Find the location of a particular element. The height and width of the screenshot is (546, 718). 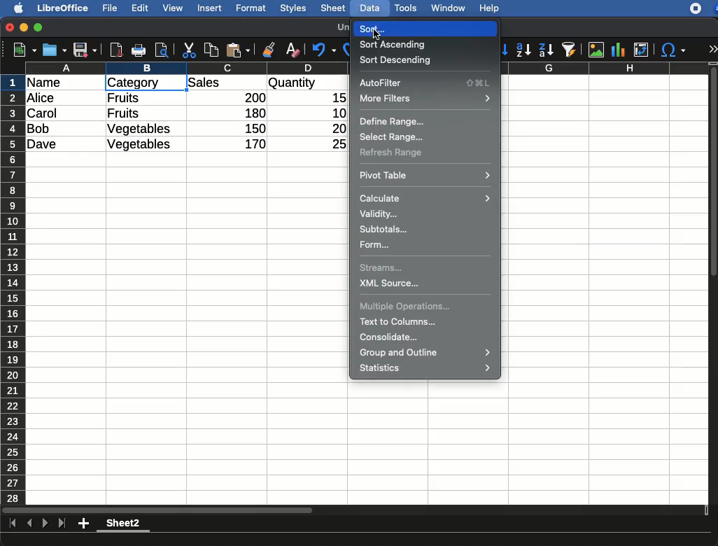

Alice is located at coordinates (42, 99).